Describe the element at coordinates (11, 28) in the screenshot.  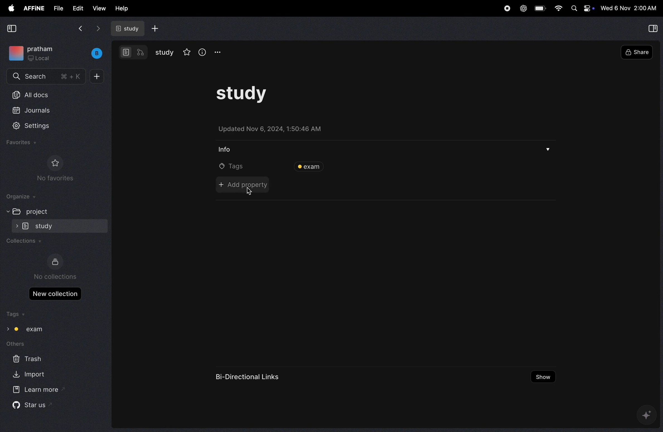
I see `collapse view` at that location.